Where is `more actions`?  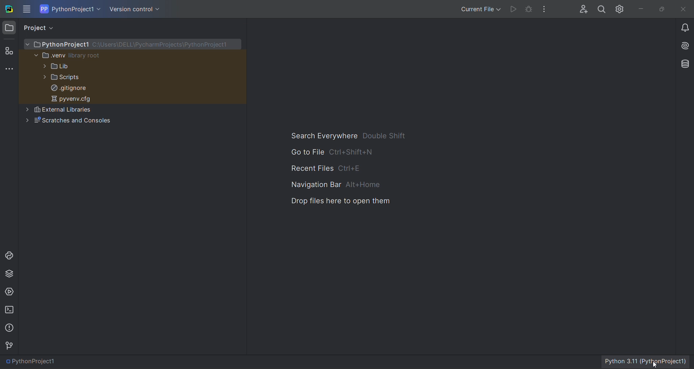 more actions is located at coordinates (547, 8).